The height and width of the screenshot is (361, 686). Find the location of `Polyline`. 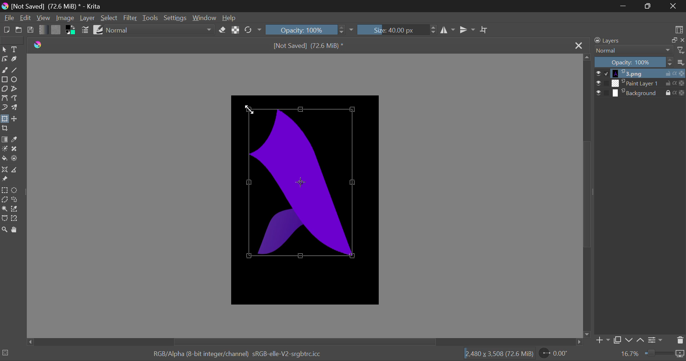

Polyline is located at coordinates (17, 89).